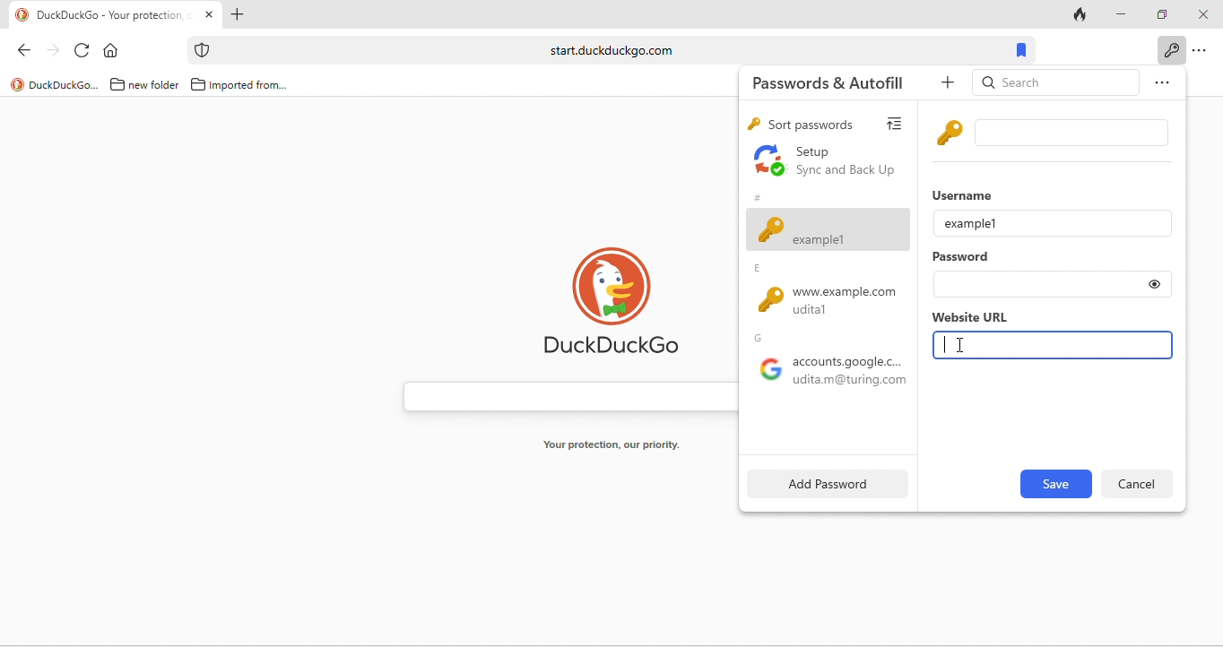  Describe the element at coordinates (1056, 84) in the screenshot. I see `search` at that location.